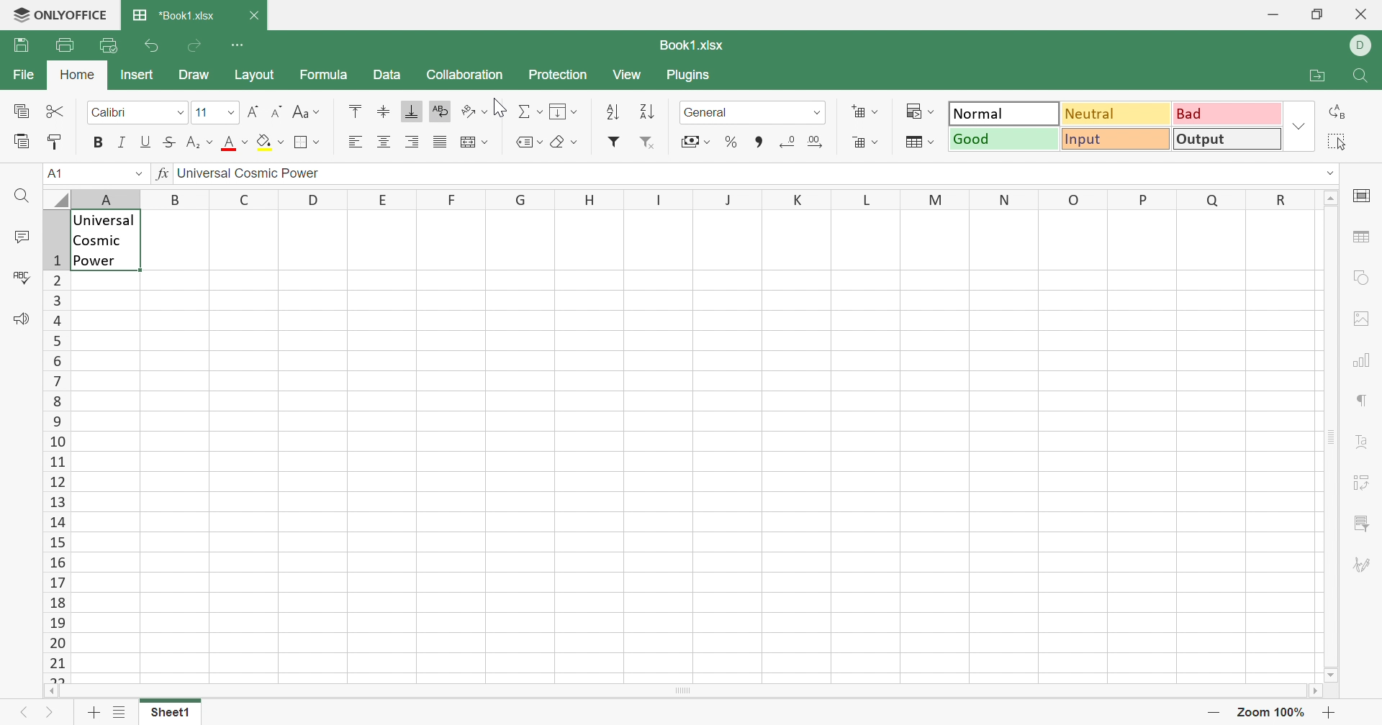 The image size is (1382, 725). I want to click on Bold, so click(94, 143).